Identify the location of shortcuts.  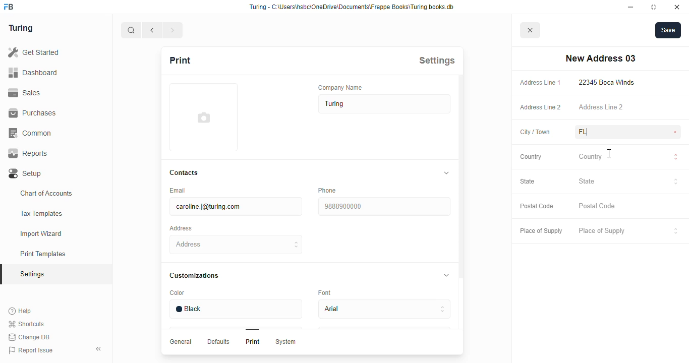
(26, 324).